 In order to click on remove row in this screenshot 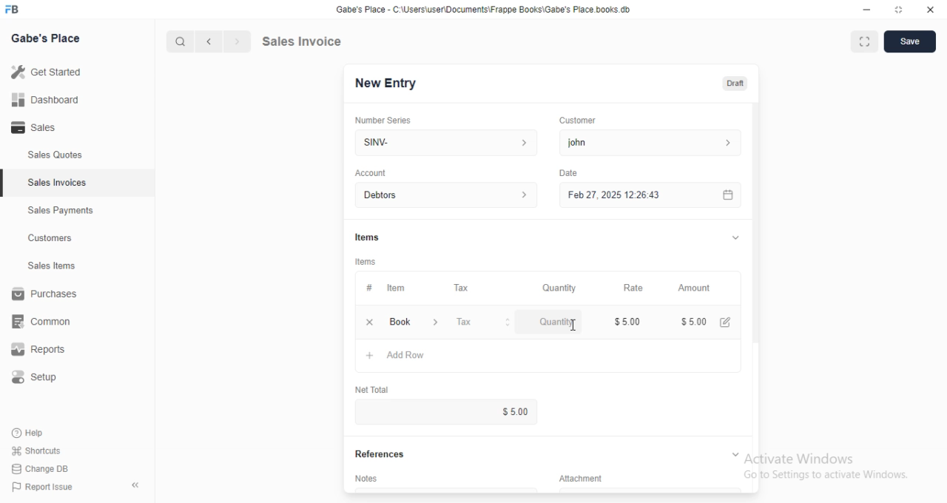, I will do `click(369, 322)`.